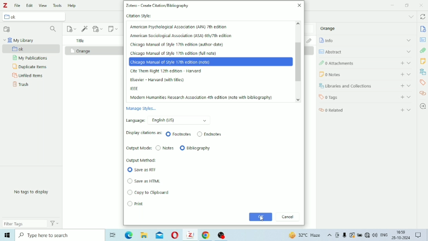 The width and height of the screenshot is (428, 241). I want to click on Modern Humanities Research Association 4th edition (note with biliography), so click(201, 98).